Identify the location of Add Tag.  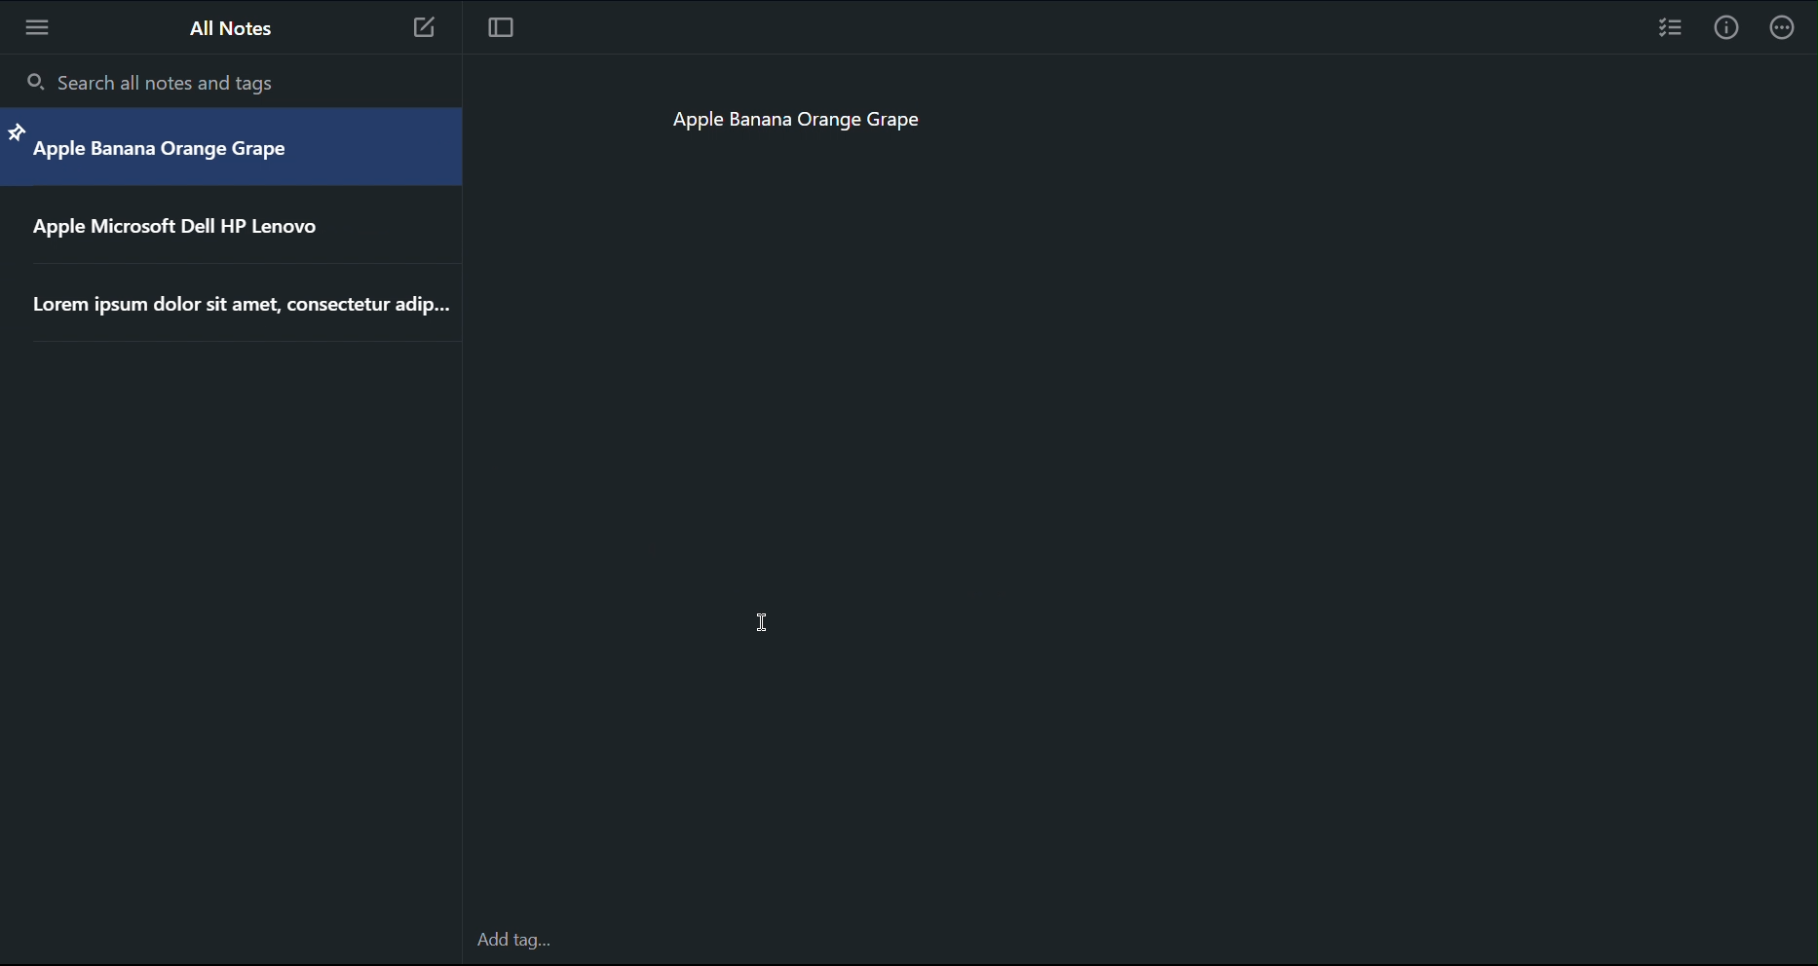
(517, 941).